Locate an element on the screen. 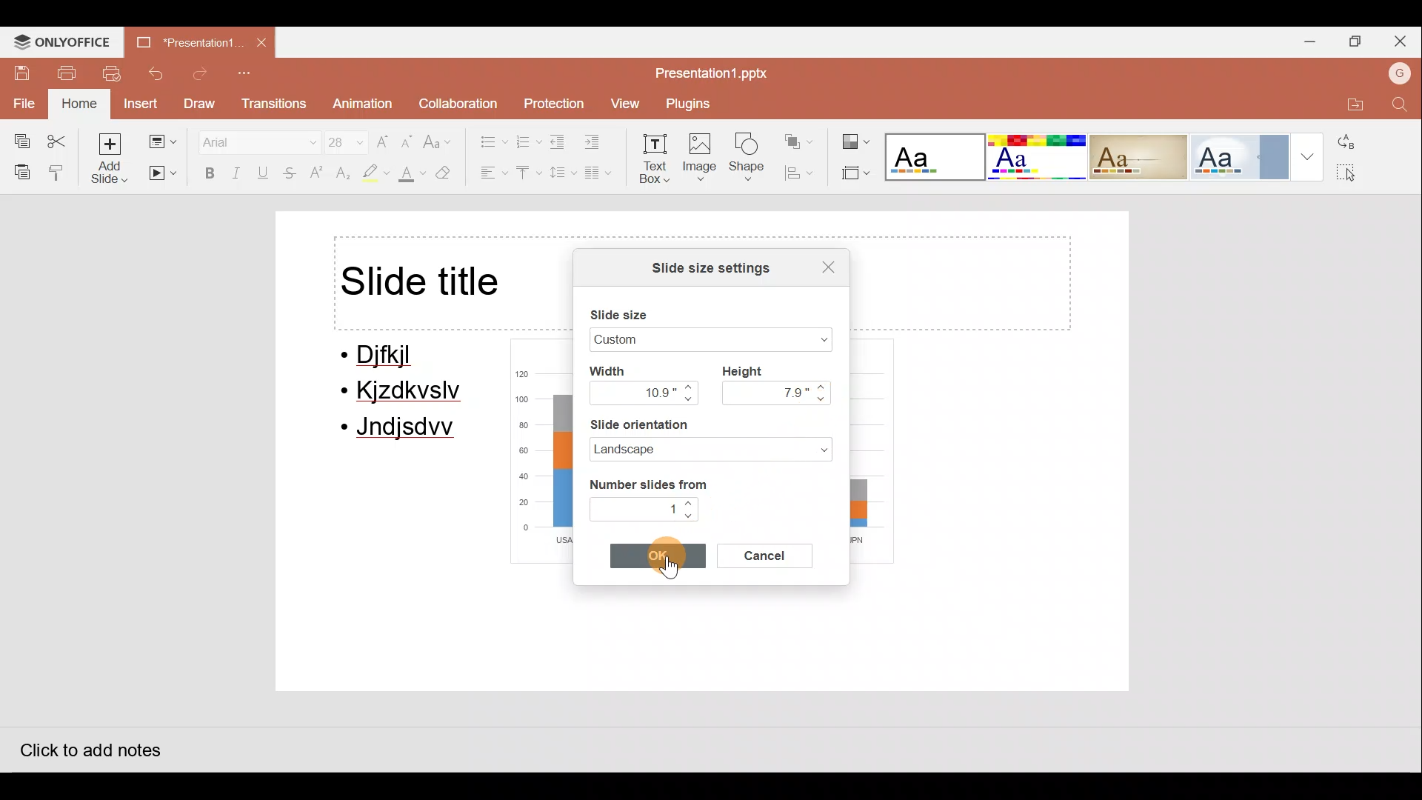 Image resolution: width=1422 pixels, height=800 pixels. Decrease font size is located at coordinates (409, 136).